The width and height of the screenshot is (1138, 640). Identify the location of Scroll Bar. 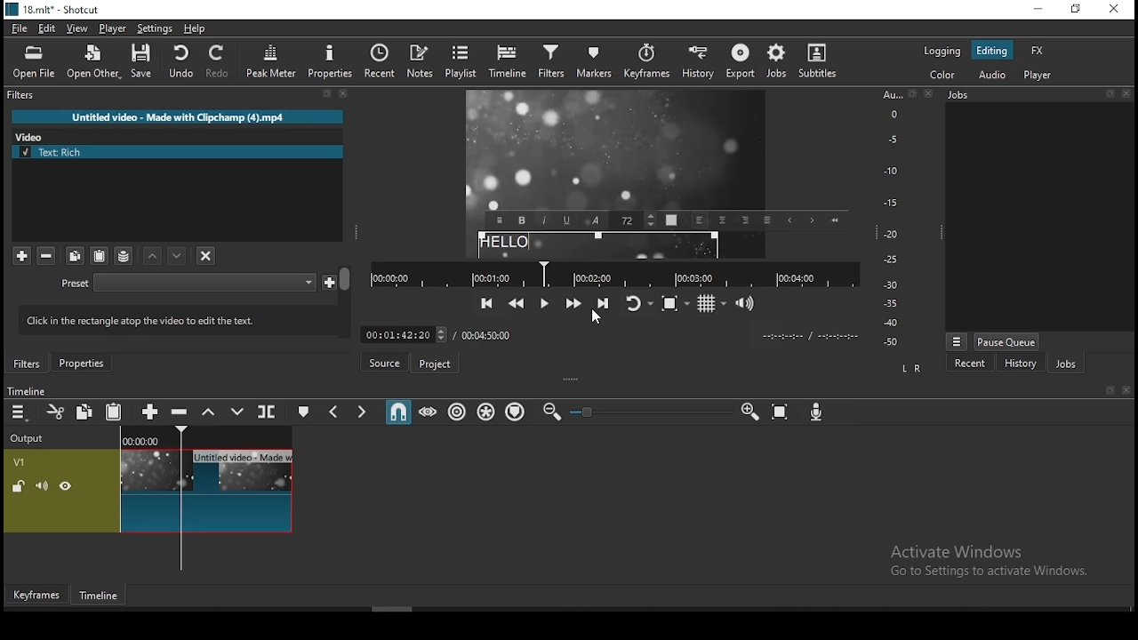
(346, 301).